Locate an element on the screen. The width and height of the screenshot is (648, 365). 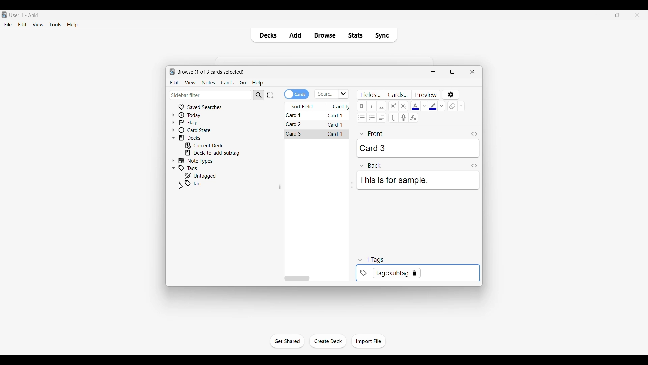
Unordered list is located at coordinates (361, 118).